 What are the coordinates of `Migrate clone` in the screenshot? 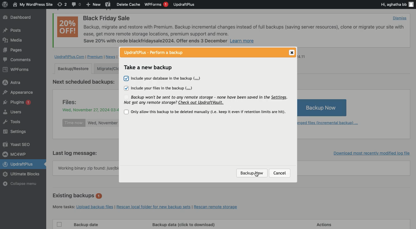 It's located at (106, 69).